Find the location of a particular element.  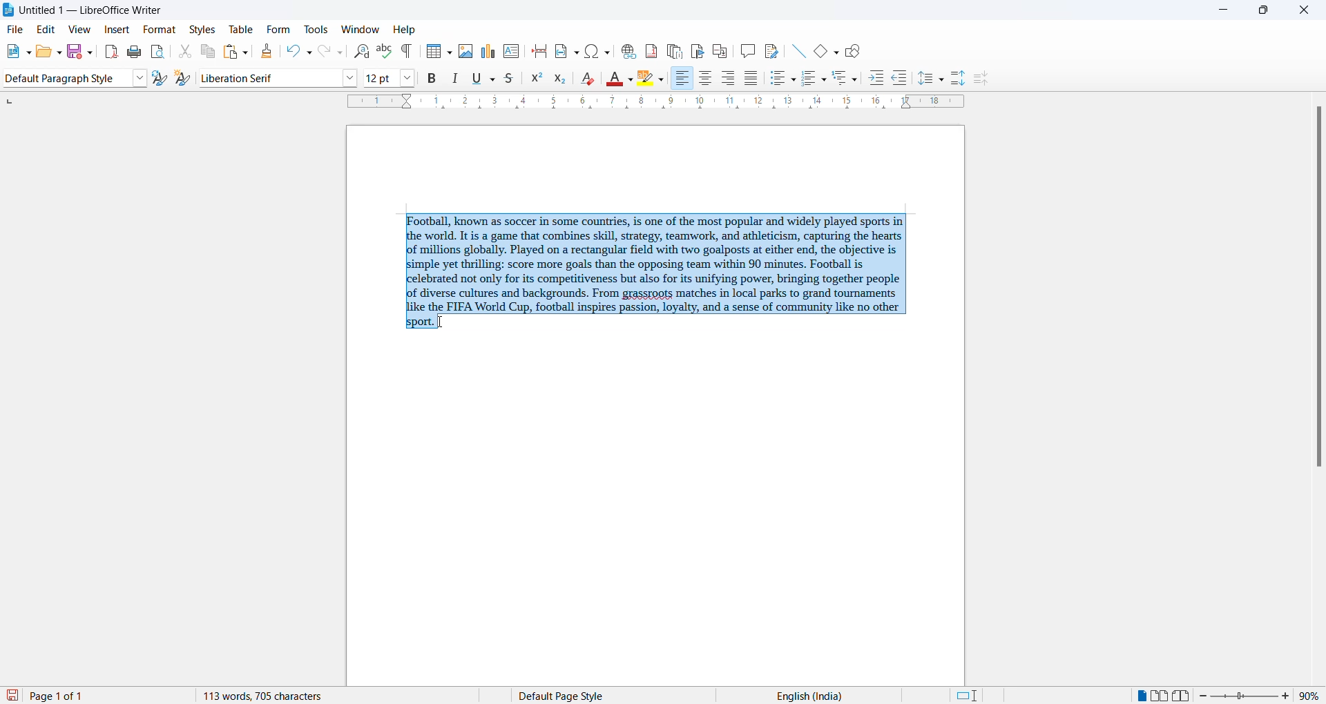

page break is located at coordinates (539, 51).